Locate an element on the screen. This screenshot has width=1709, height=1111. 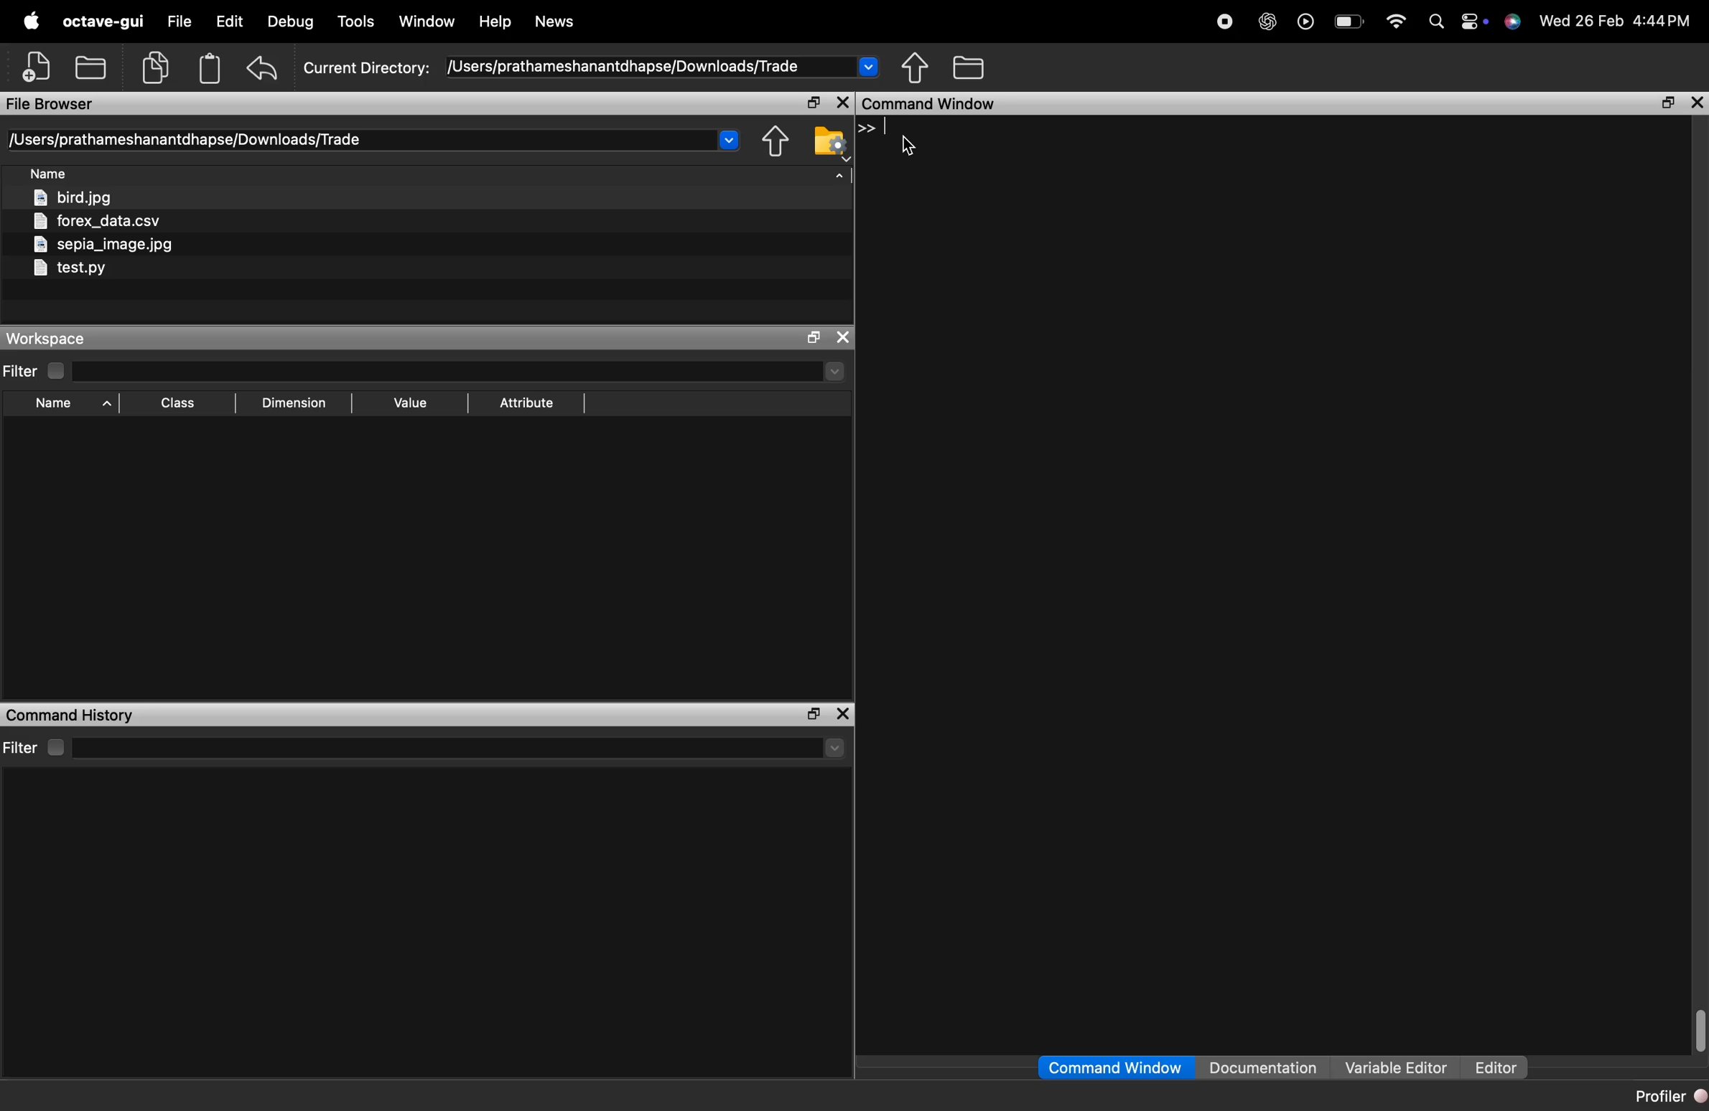
Help is located at coordinates (495, 18).